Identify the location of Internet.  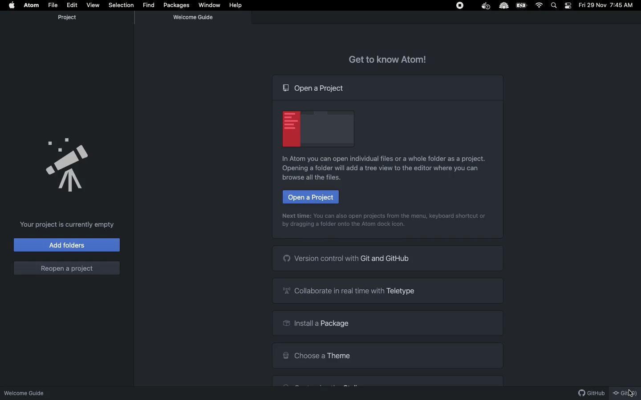
(540, 5).